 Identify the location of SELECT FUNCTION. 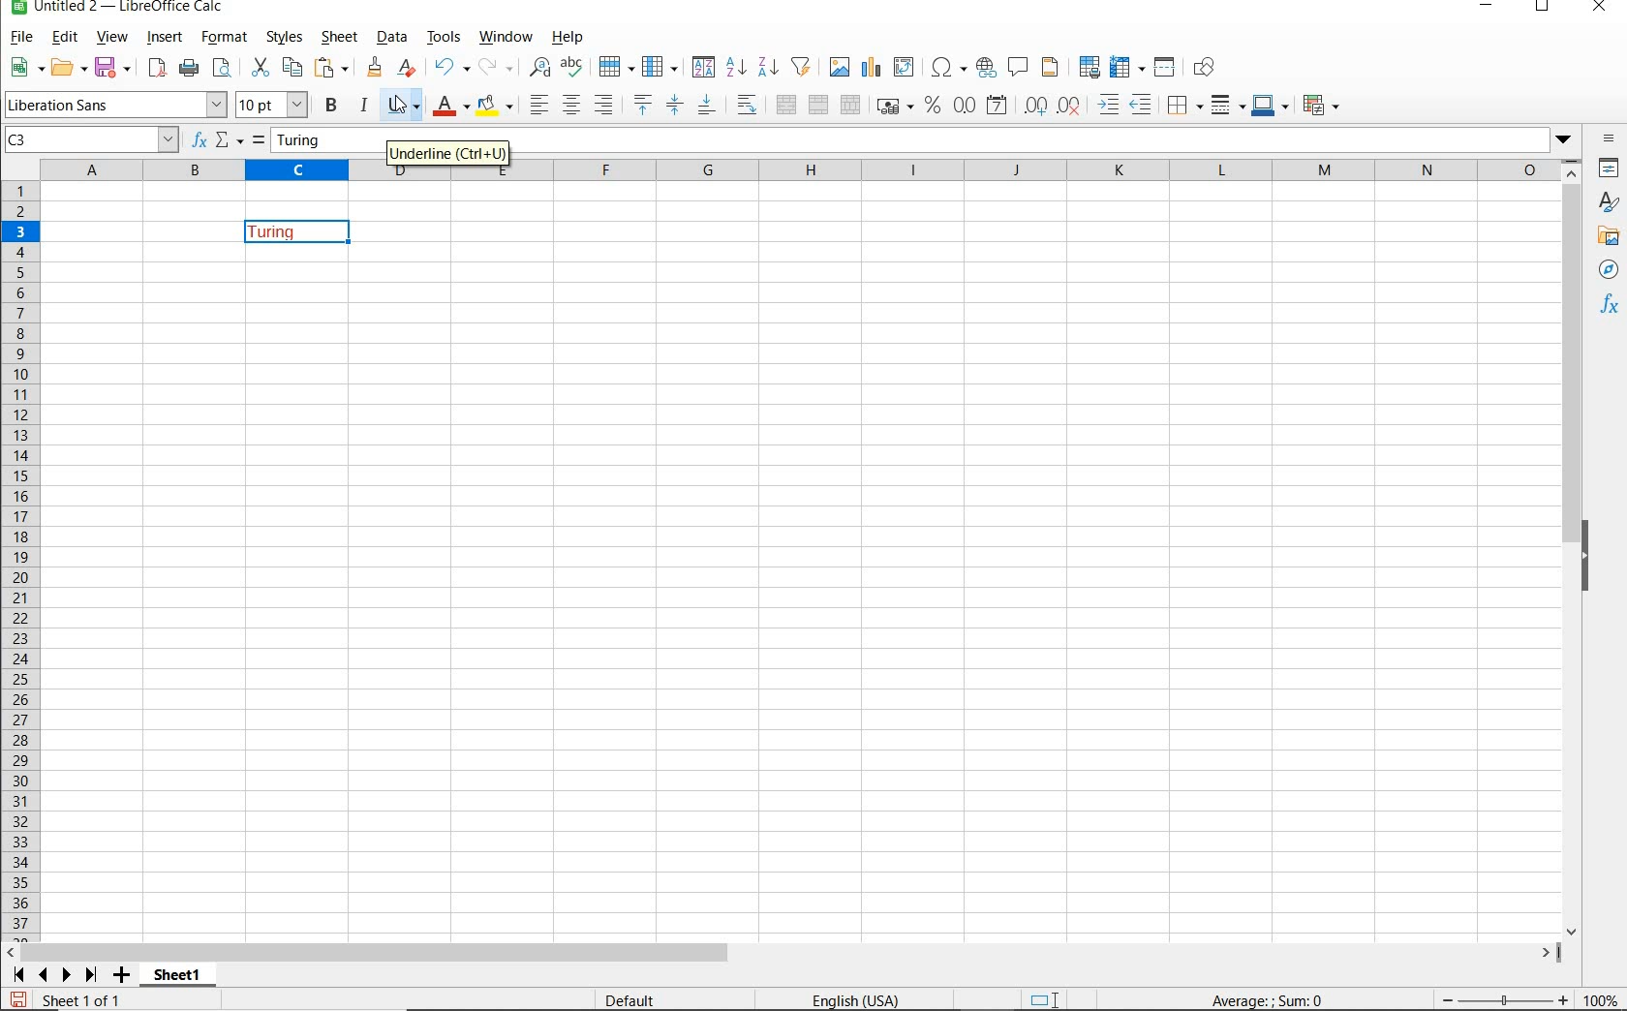
(230, 140).